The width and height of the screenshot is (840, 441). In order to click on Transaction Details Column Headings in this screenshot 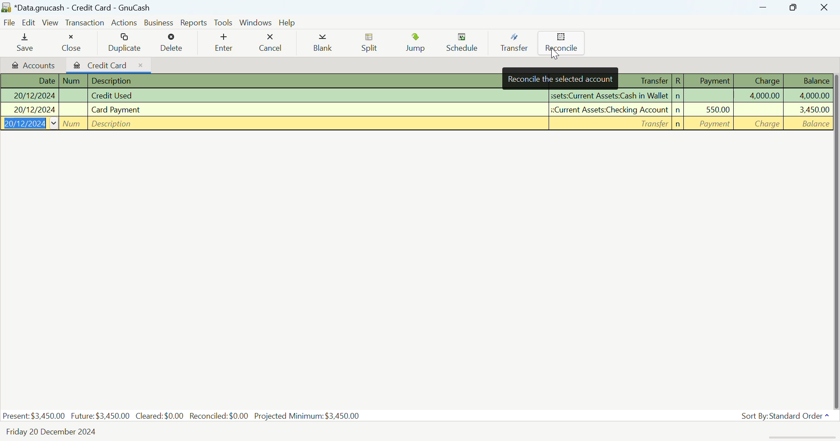, I will do `click(250, 80)`.